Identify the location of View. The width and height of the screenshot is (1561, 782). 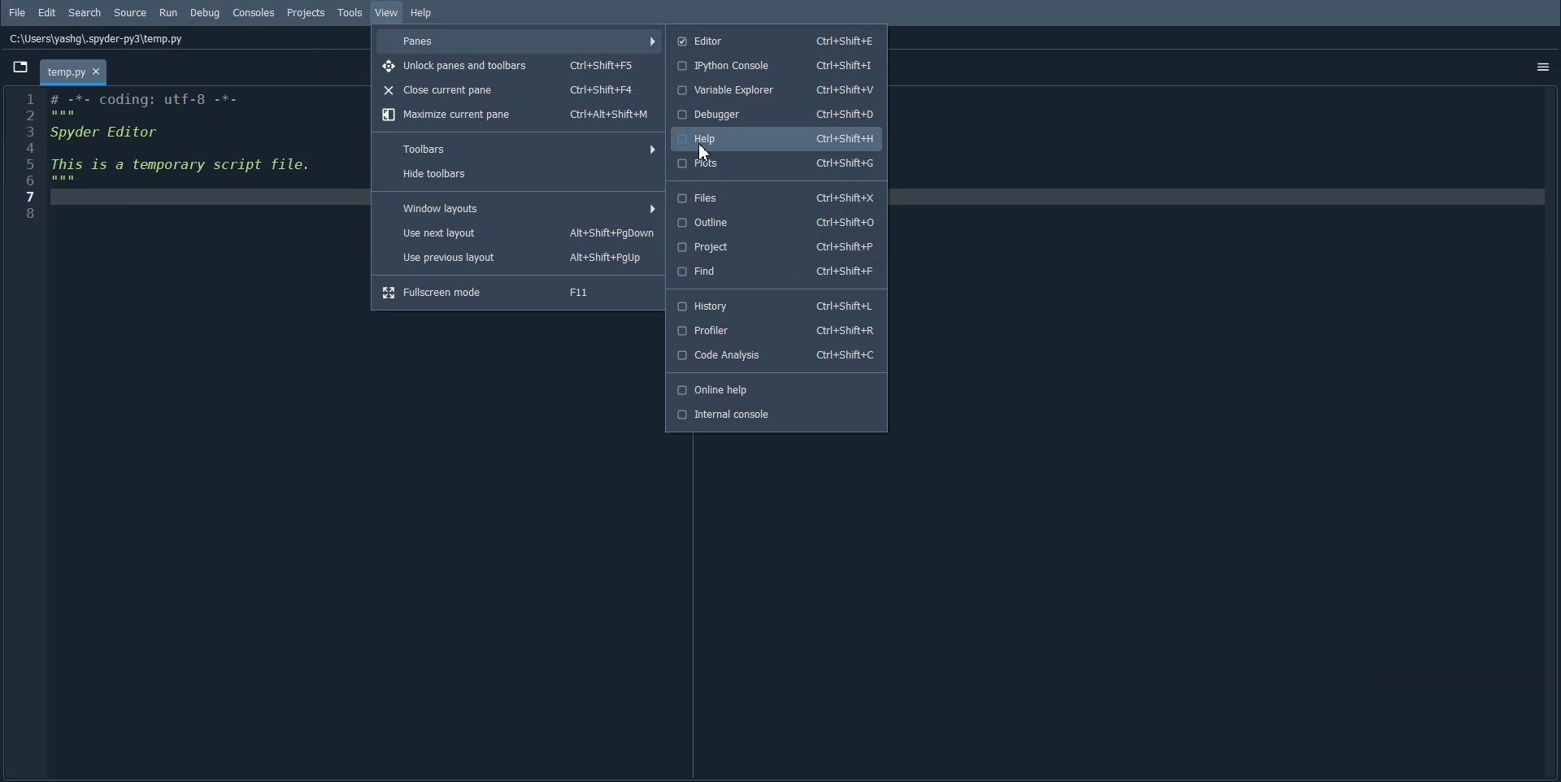
(387, 12).